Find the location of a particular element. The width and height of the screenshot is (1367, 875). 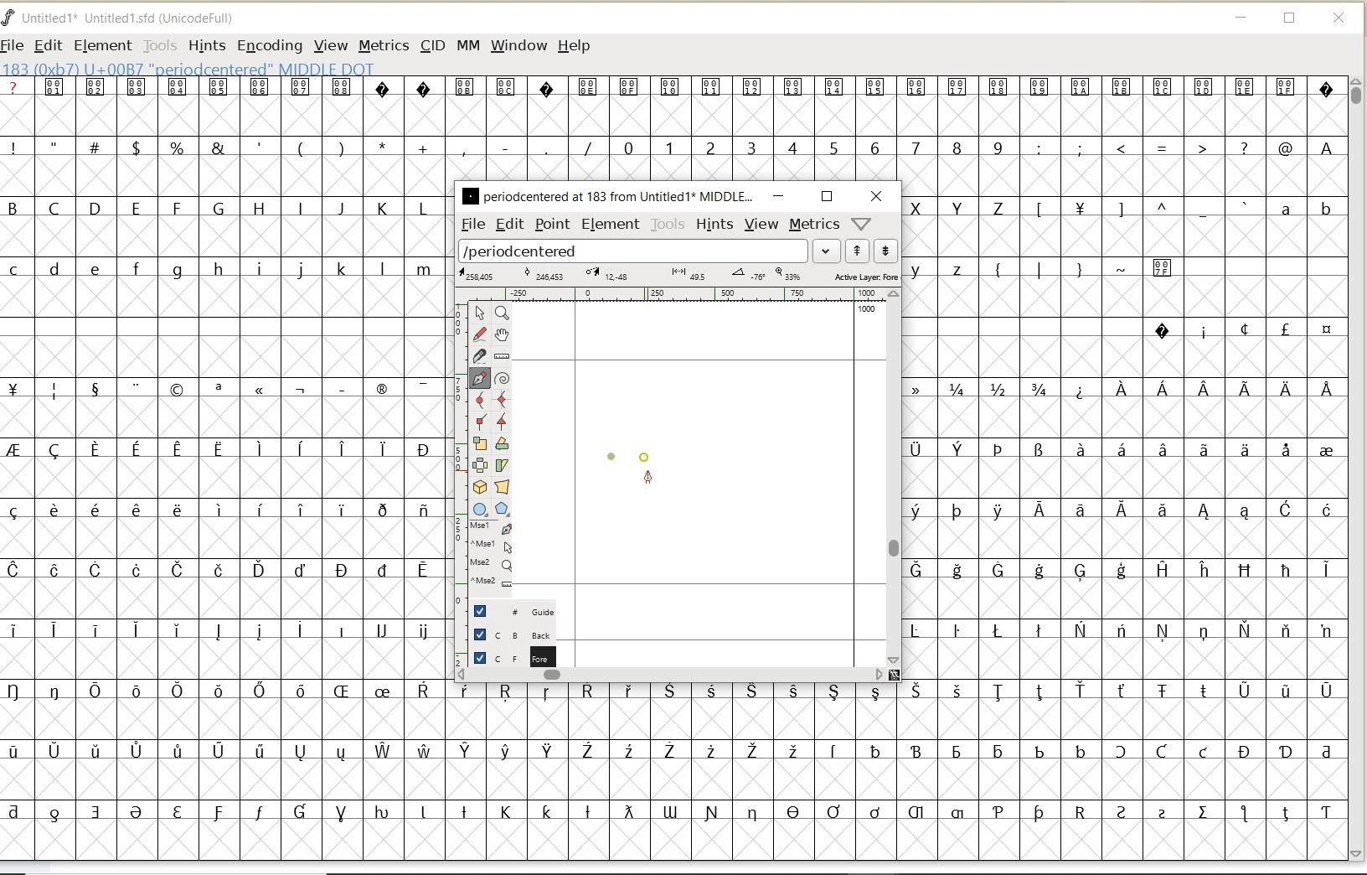

FONT NAME is located at coordinates (131, 18).